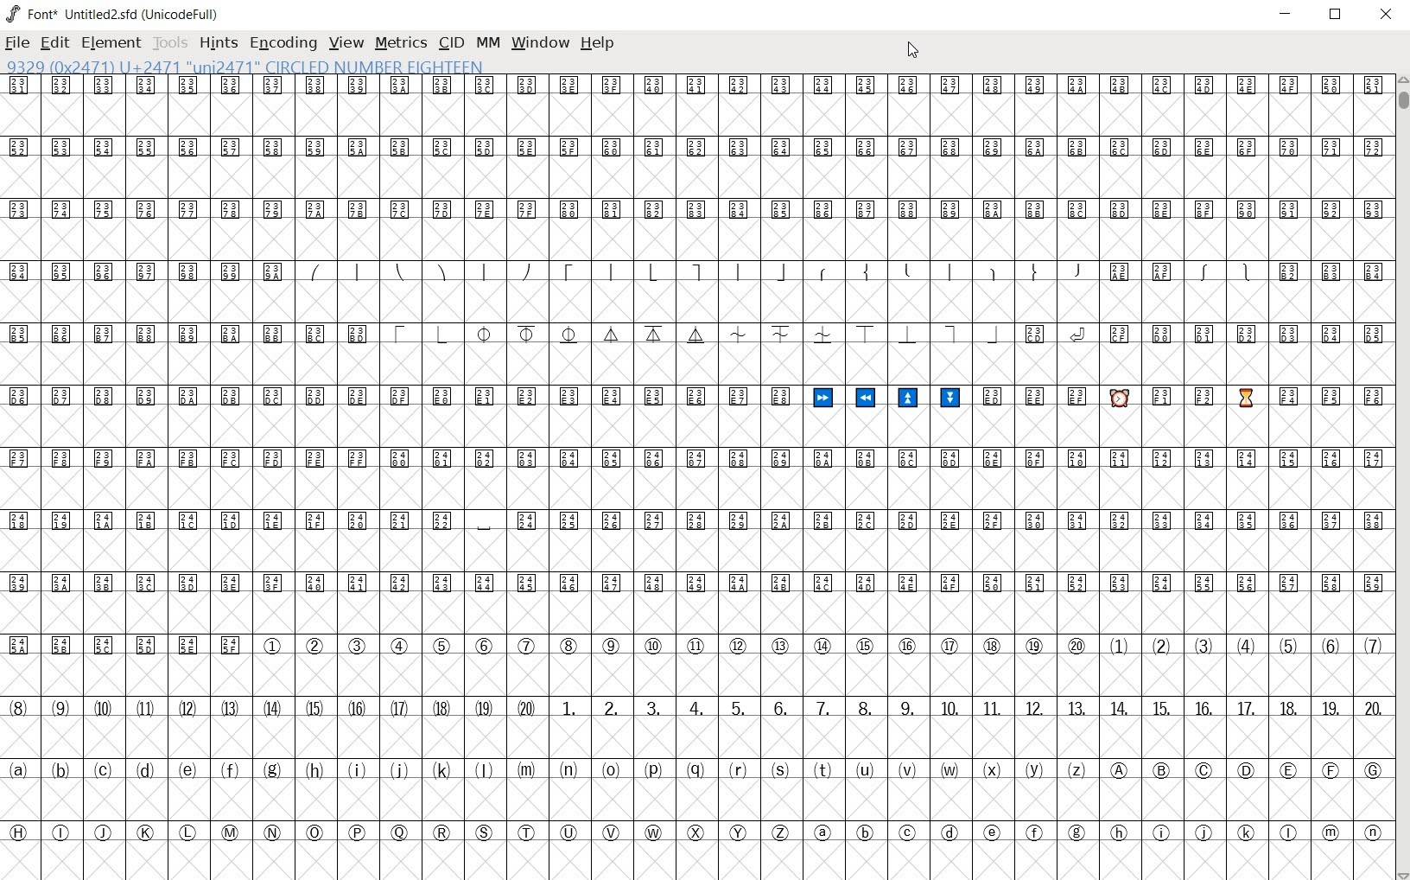  Describe the element at coordinates (911, 52) in the screenshot. I see `cursor` at that location.